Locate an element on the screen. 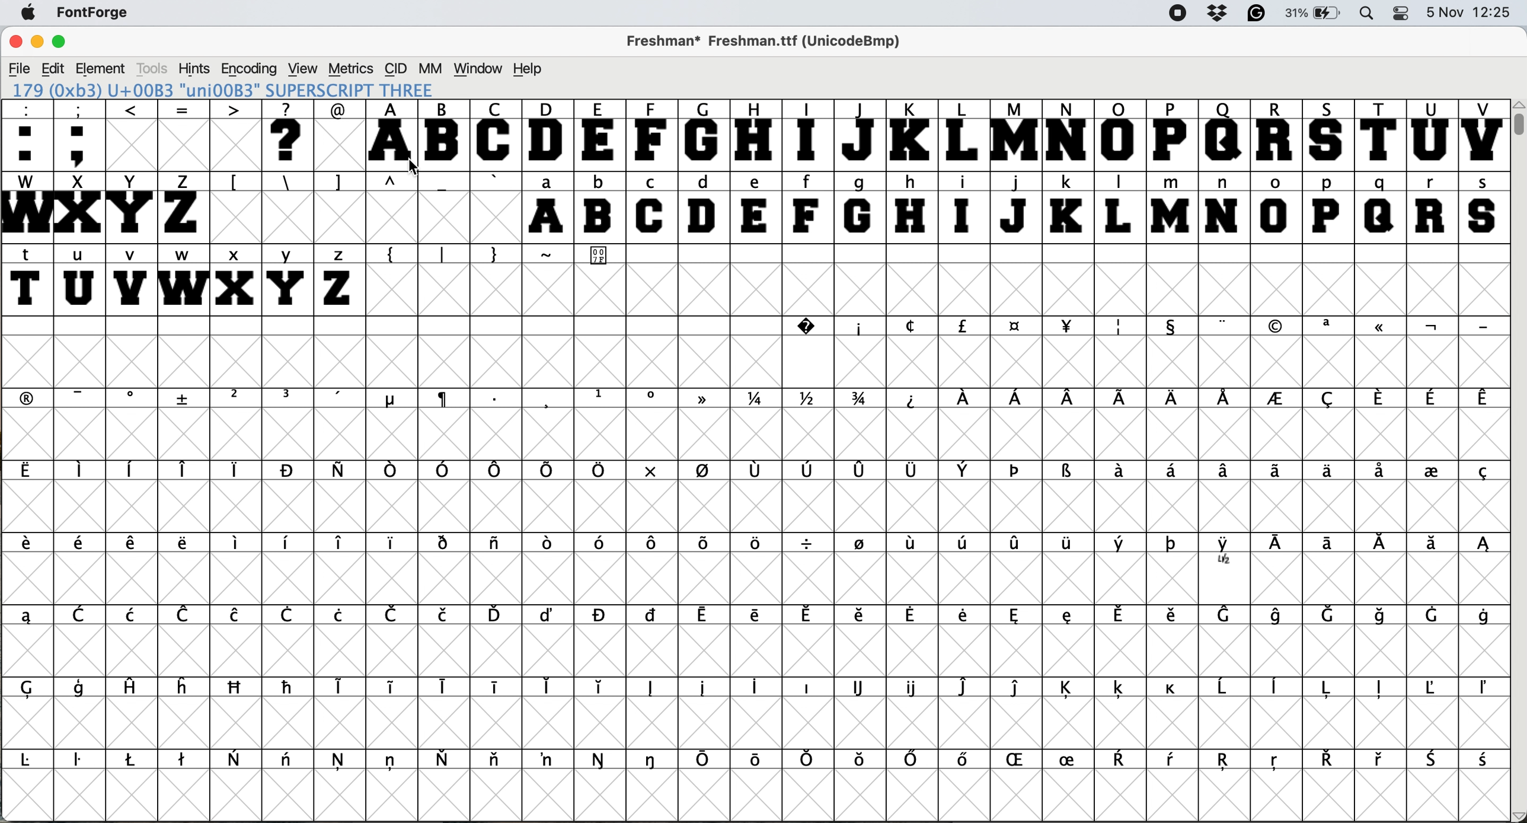  symbol is located at coordinates (446, 687).